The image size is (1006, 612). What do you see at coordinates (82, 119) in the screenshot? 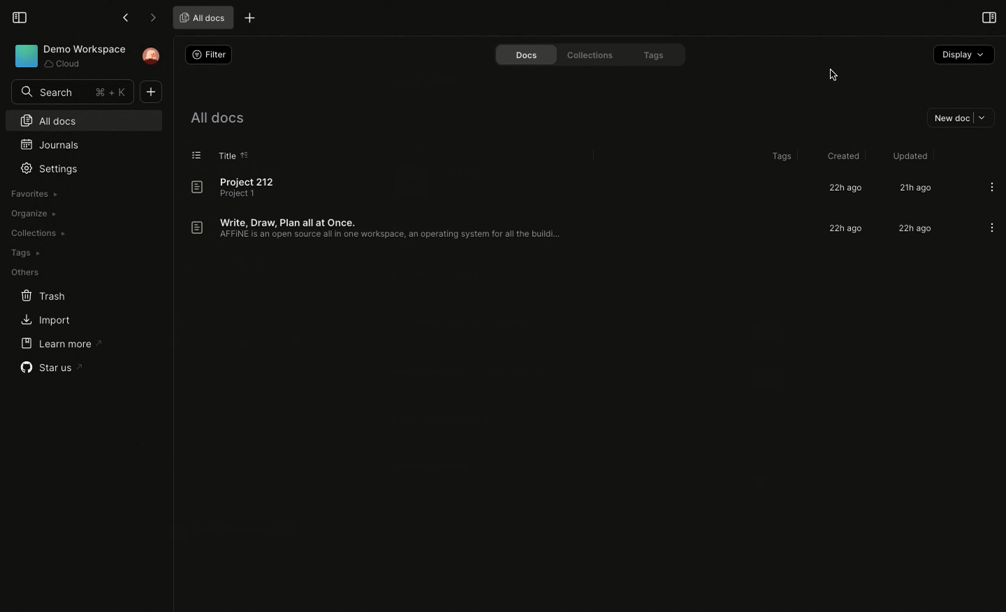
I see `All docs` at bounding box center [82, 119].